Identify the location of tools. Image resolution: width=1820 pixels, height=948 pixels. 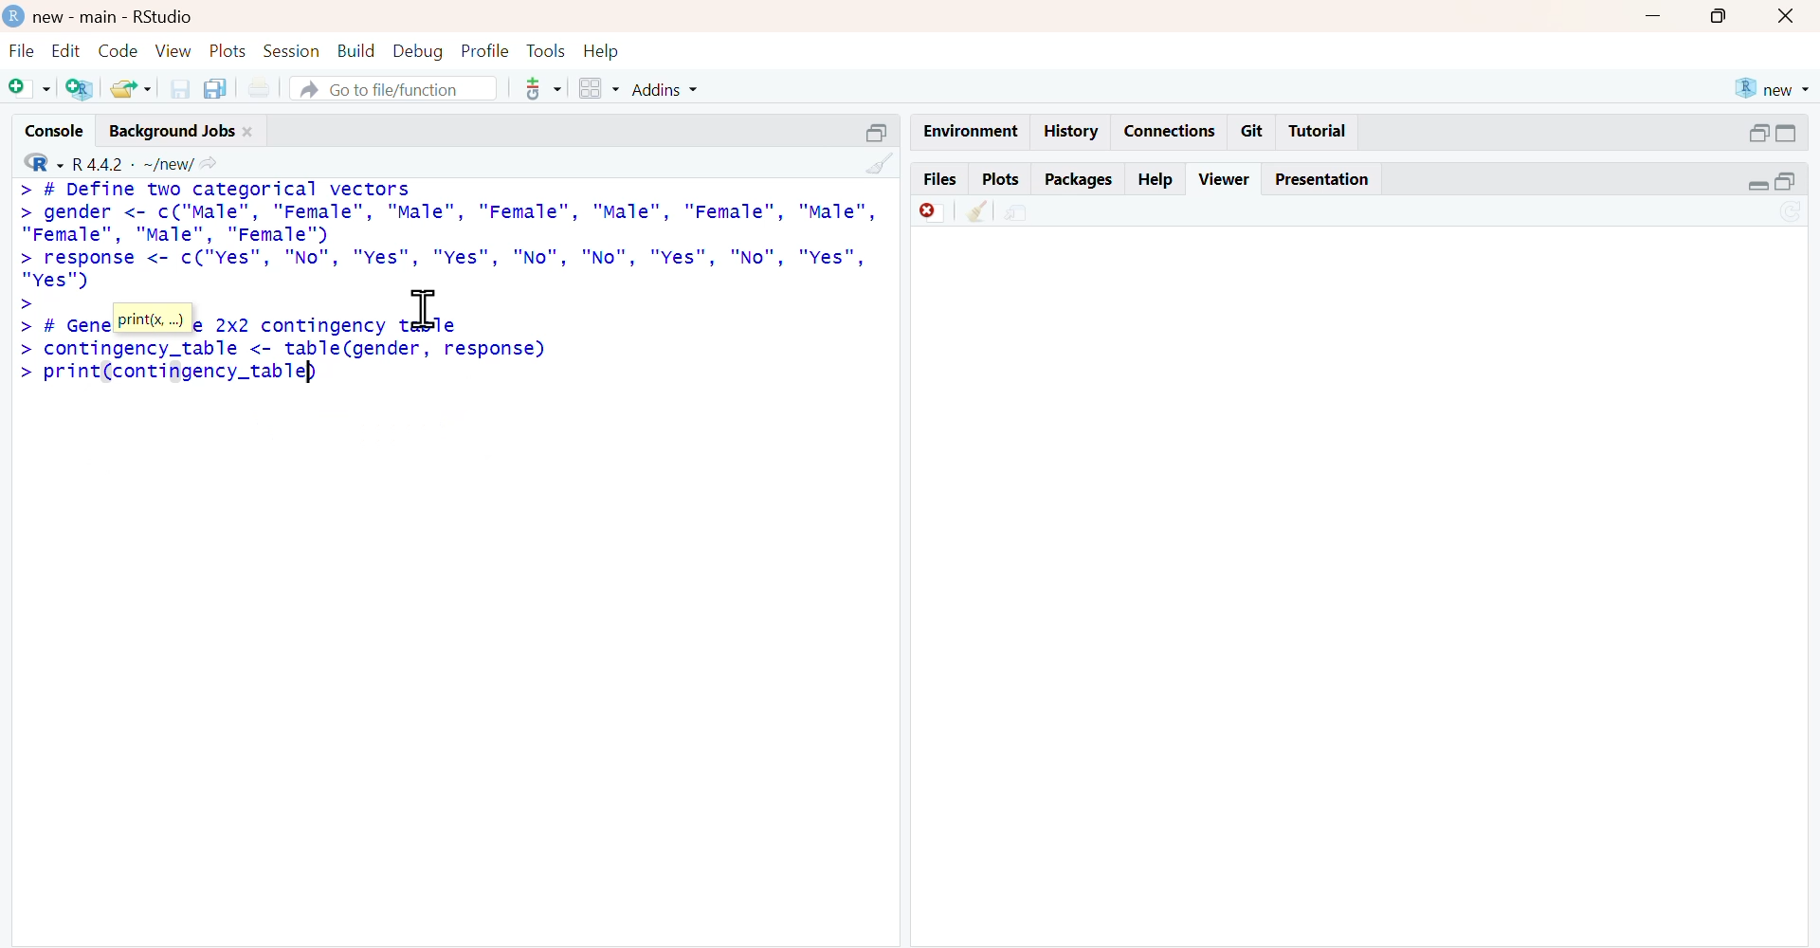
(545, 89).